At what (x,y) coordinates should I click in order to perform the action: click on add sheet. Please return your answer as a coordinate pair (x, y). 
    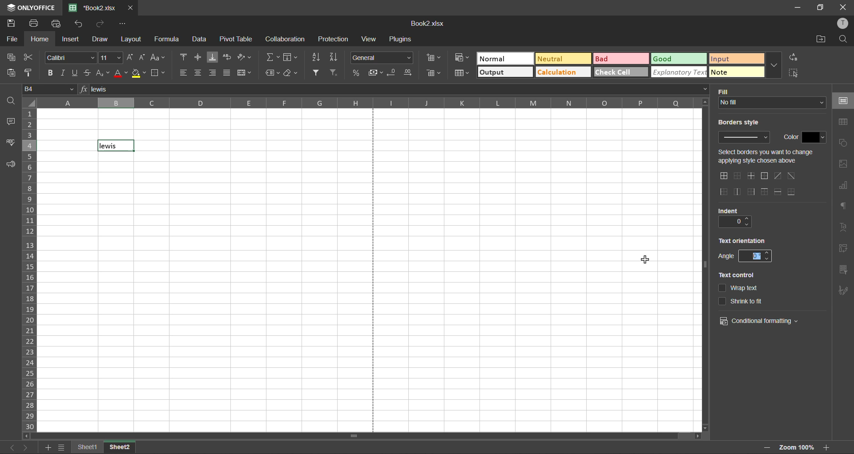
    Looking at the image, I should click on (48, 447).